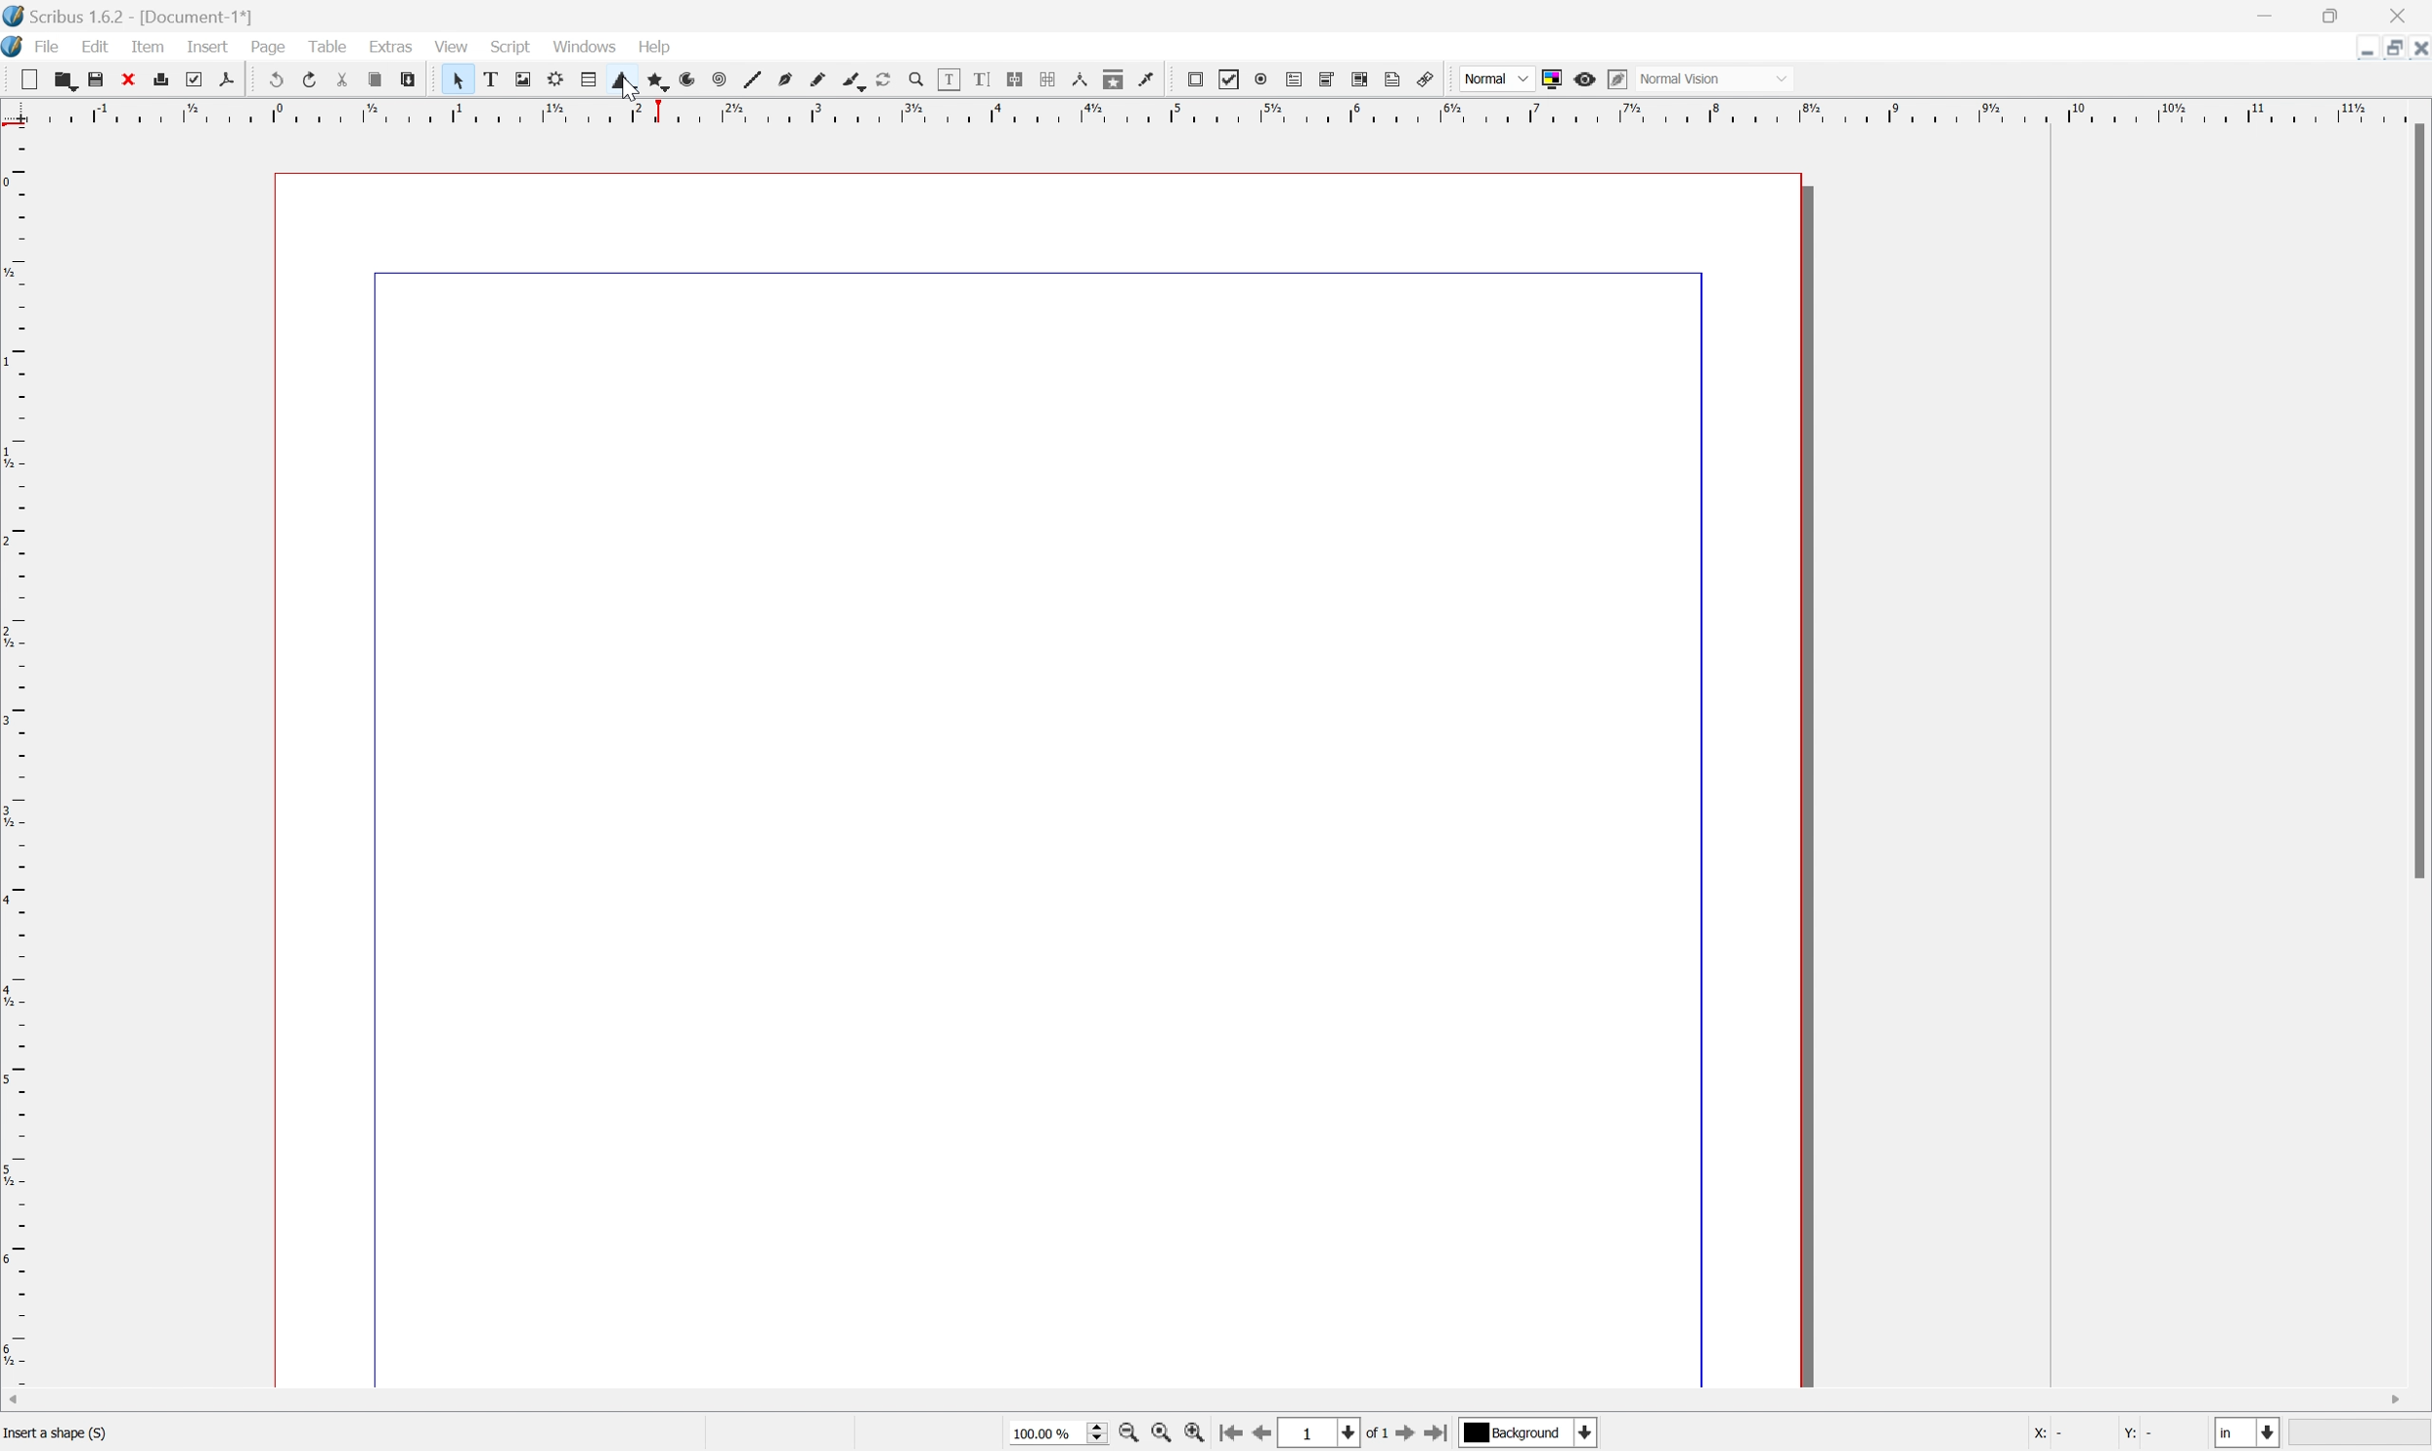 This screenshot has height=1451, width=2432. Describe the element at coordinates (55, 1437) in the screenshot. I see `Insert a shape (S)` at that location.